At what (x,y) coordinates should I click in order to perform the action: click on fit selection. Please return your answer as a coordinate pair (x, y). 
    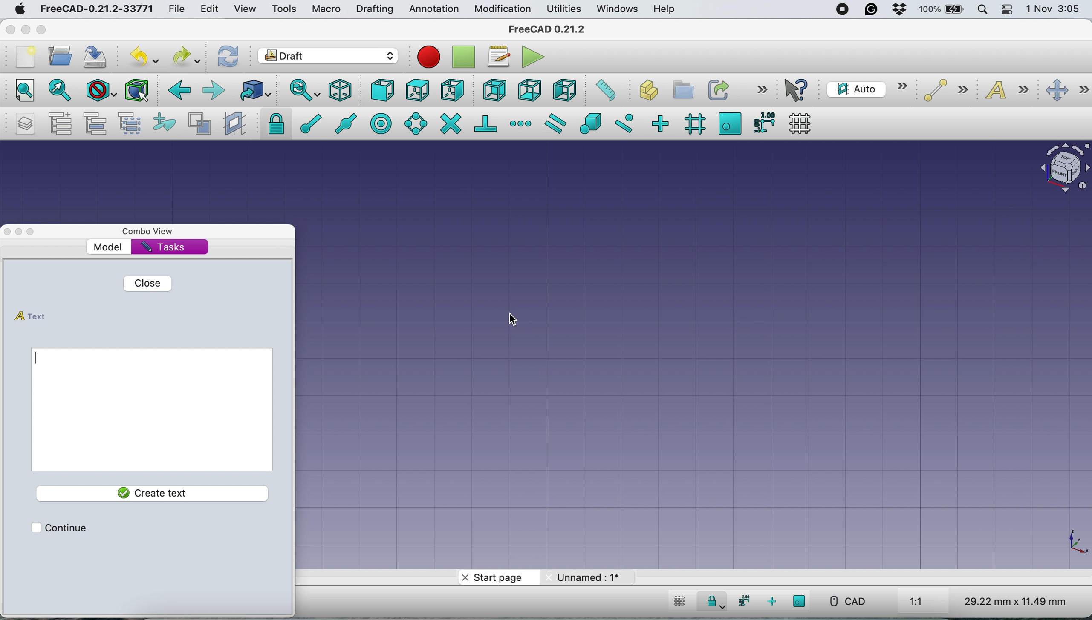
    Looking at the image, I should click on (60, 90).